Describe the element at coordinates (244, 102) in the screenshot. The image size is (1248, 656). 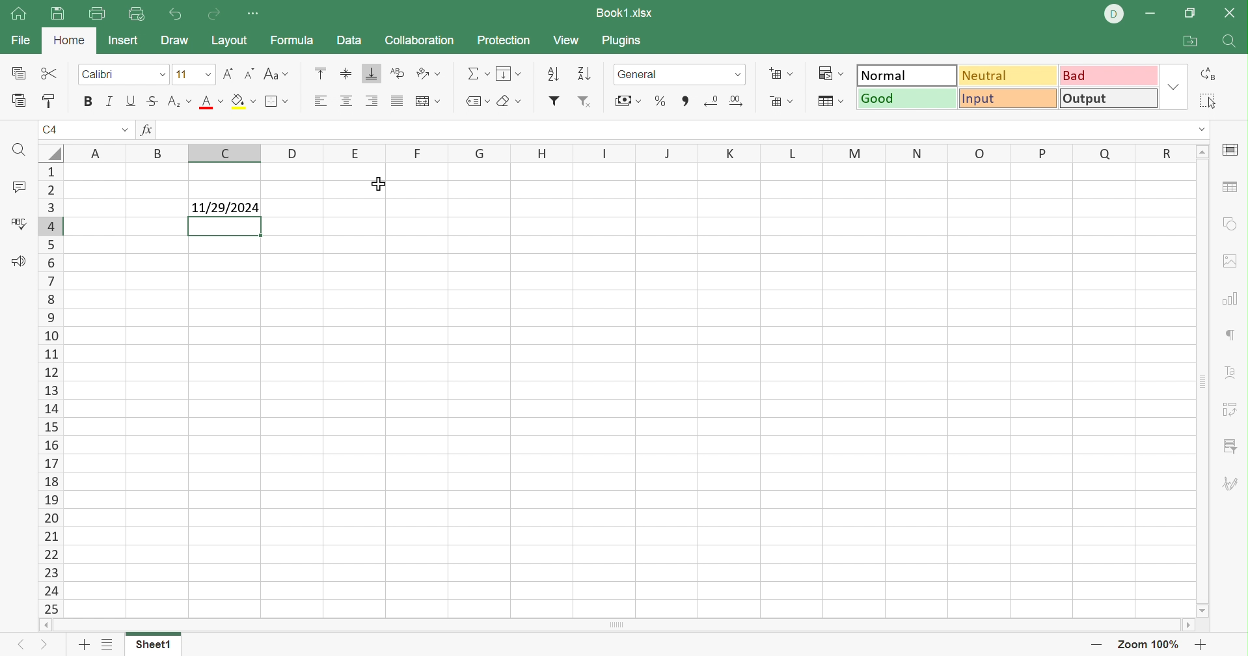
I see `Fill color` at that location.